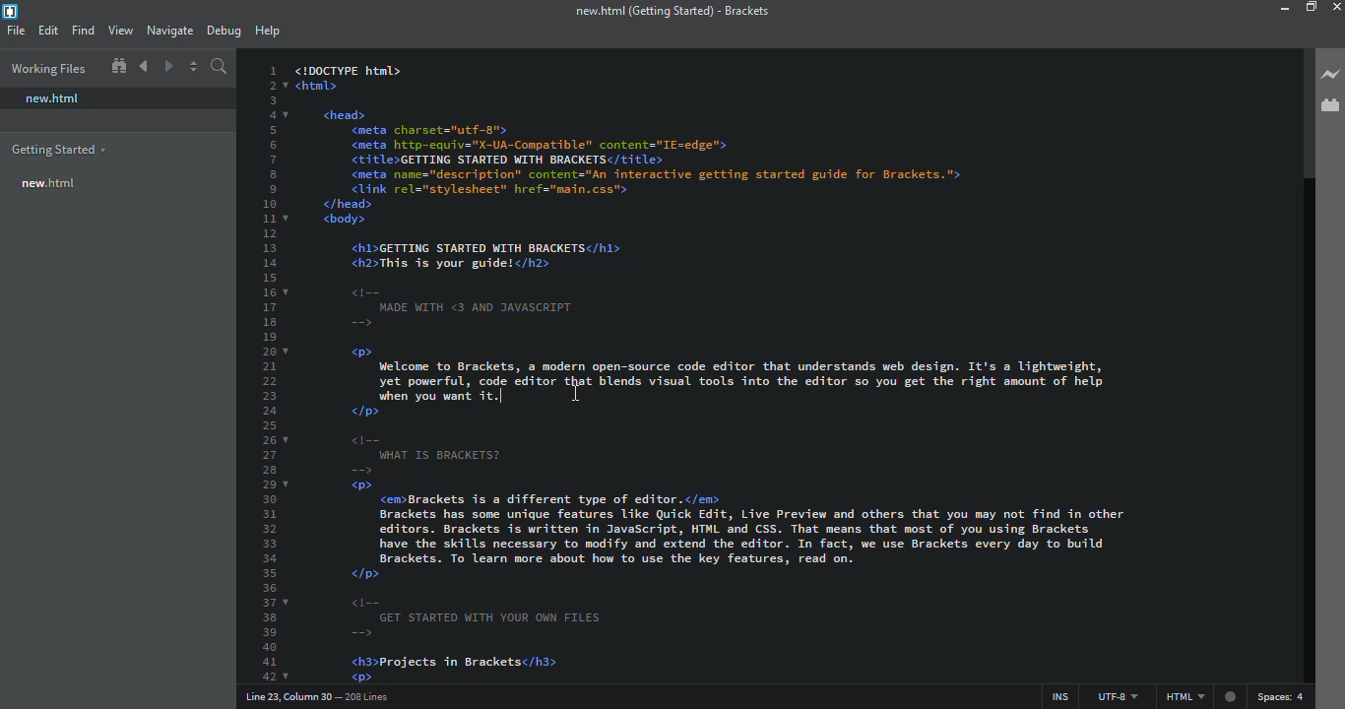 This screenshot has height=709, width=1345. Describe the element at coordinates (1273, 8) in the screenshot. I see `minimize` at that location.